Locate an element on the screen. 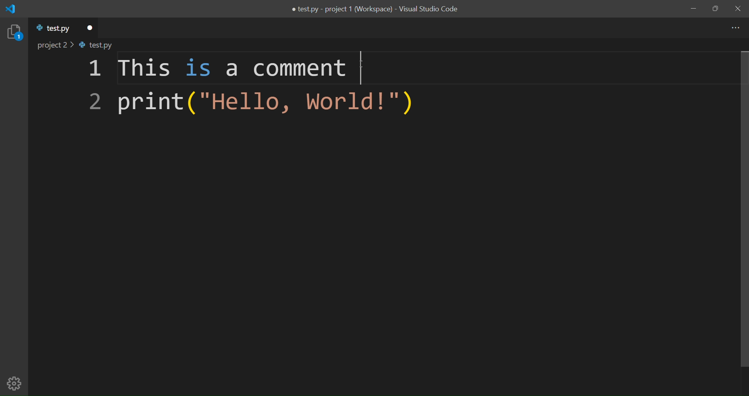 Image resolution: width=749 pixels, height=396 pixels. maximize is located at coordinates (715, 9).